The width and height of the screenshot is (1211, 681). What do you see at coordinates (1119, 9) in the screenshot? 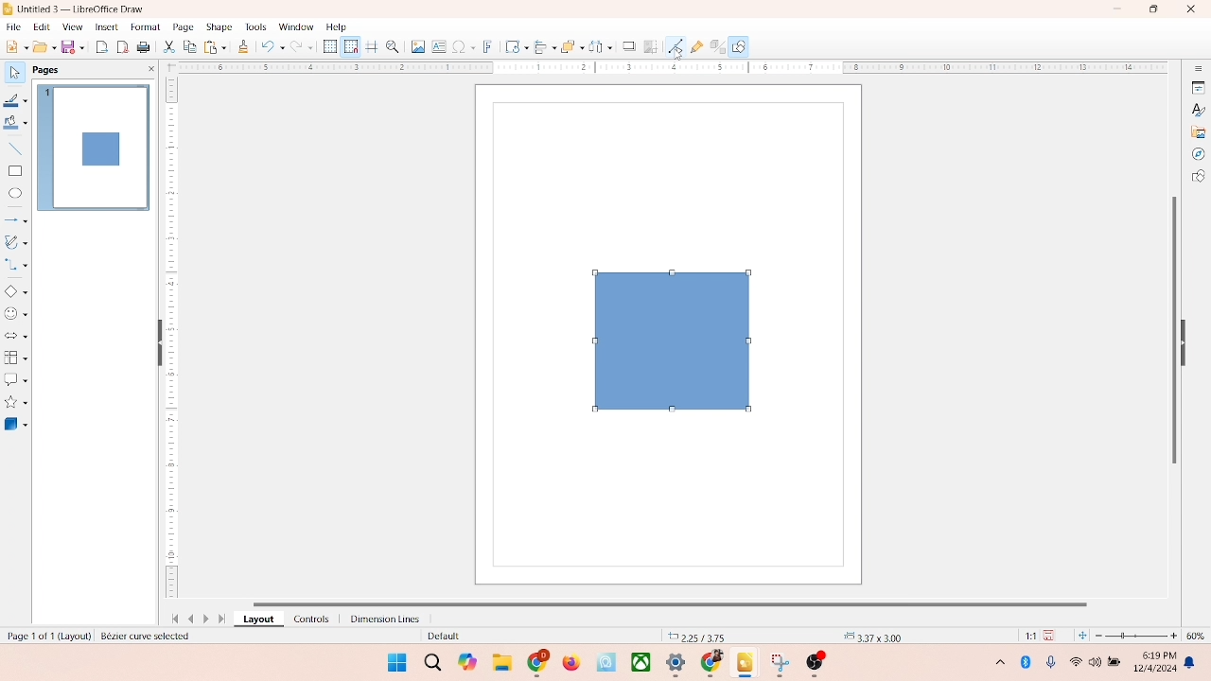
I see `minimize` at bounding box center [1119, 9].